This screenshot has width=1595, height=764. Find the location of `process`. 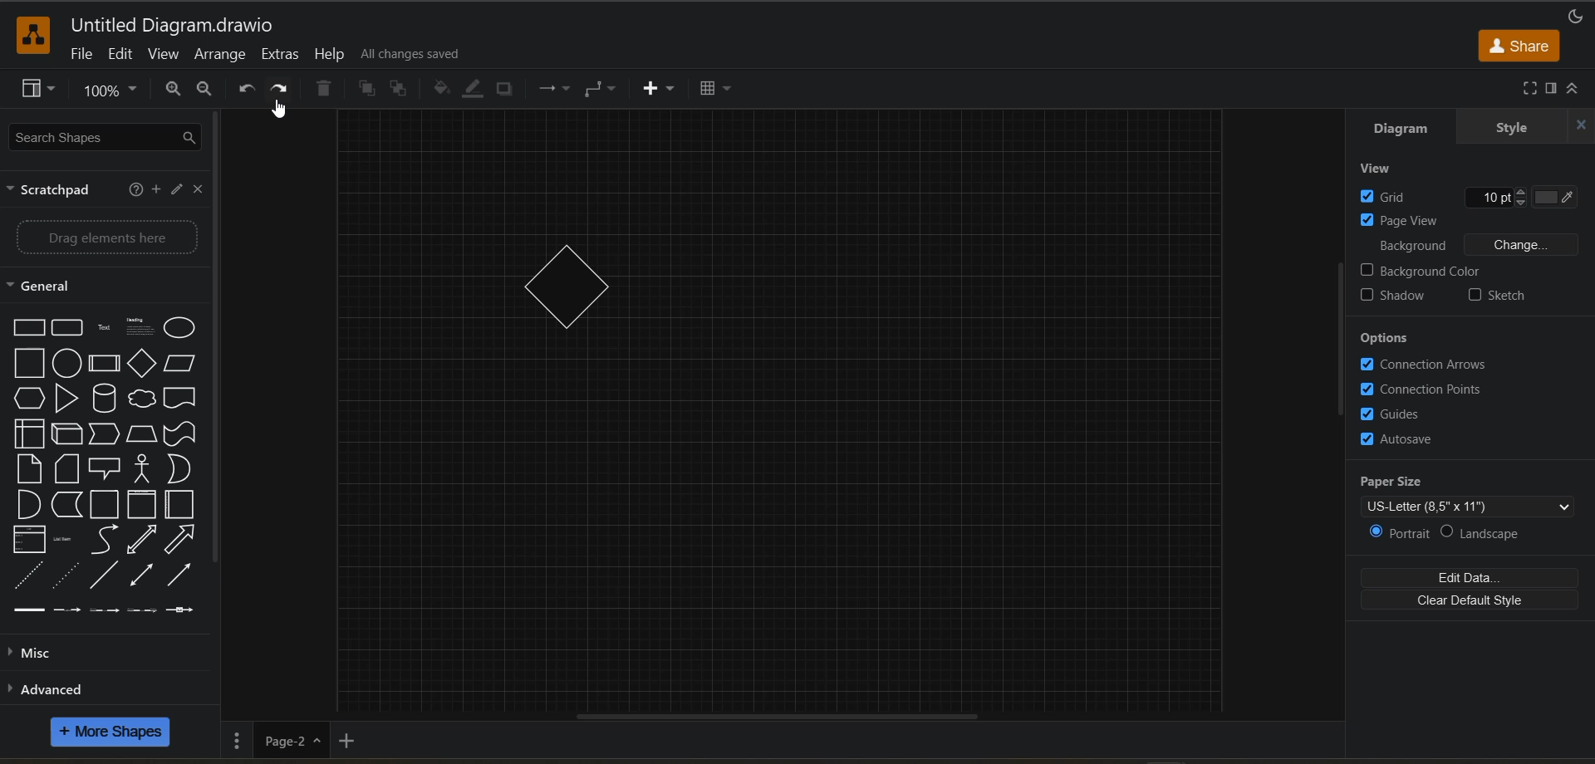

process is located at coordinates (103, 365).